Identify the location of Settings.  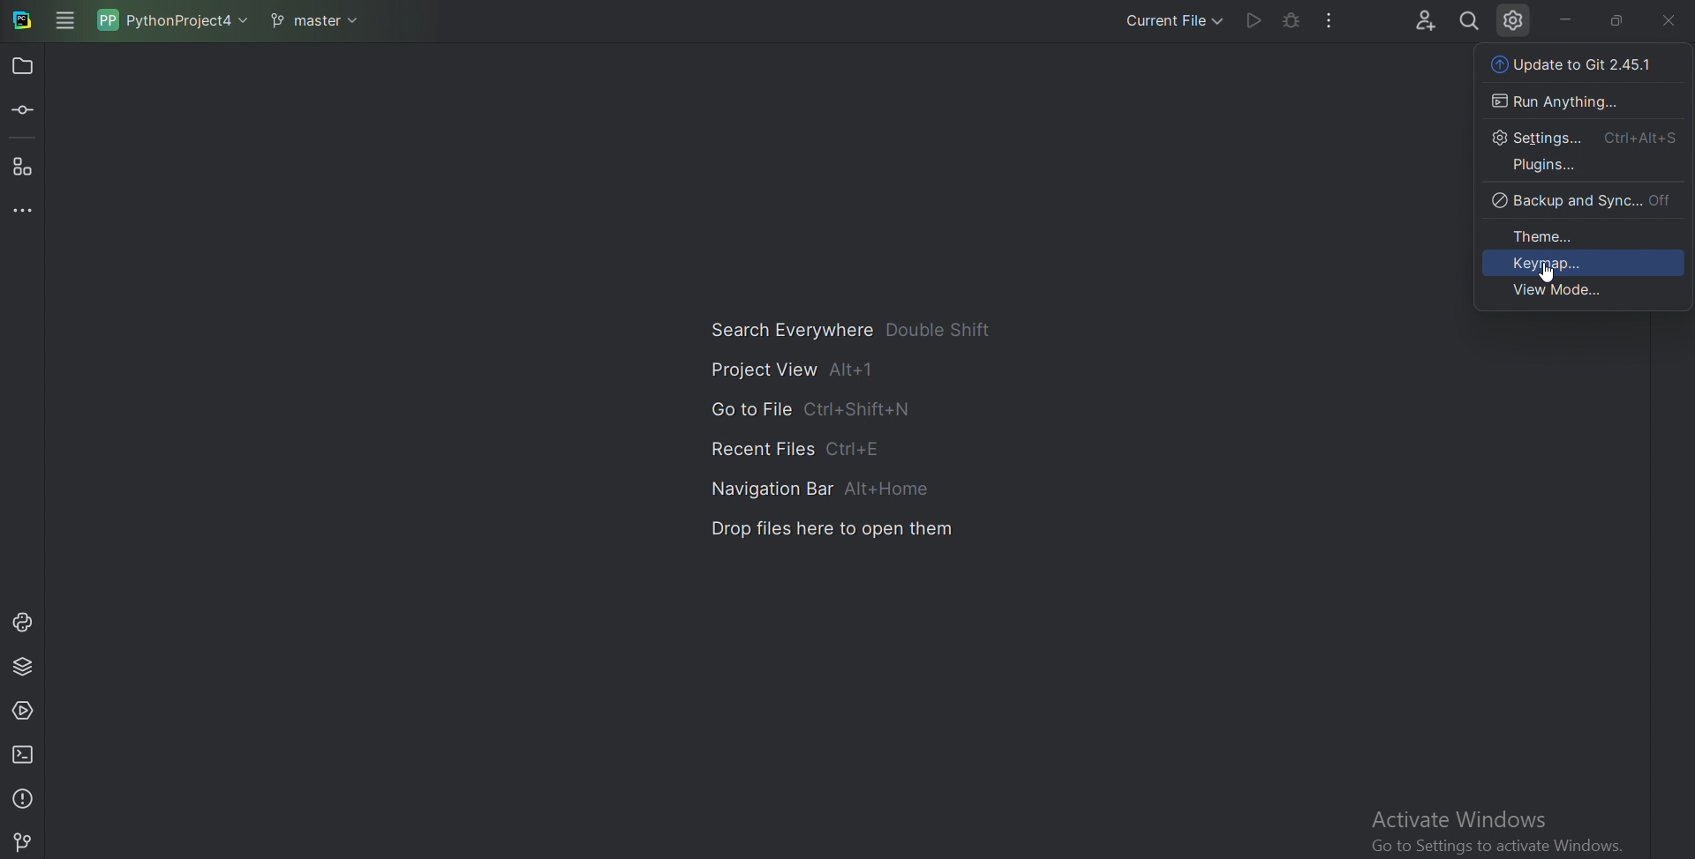
(1517, 19).